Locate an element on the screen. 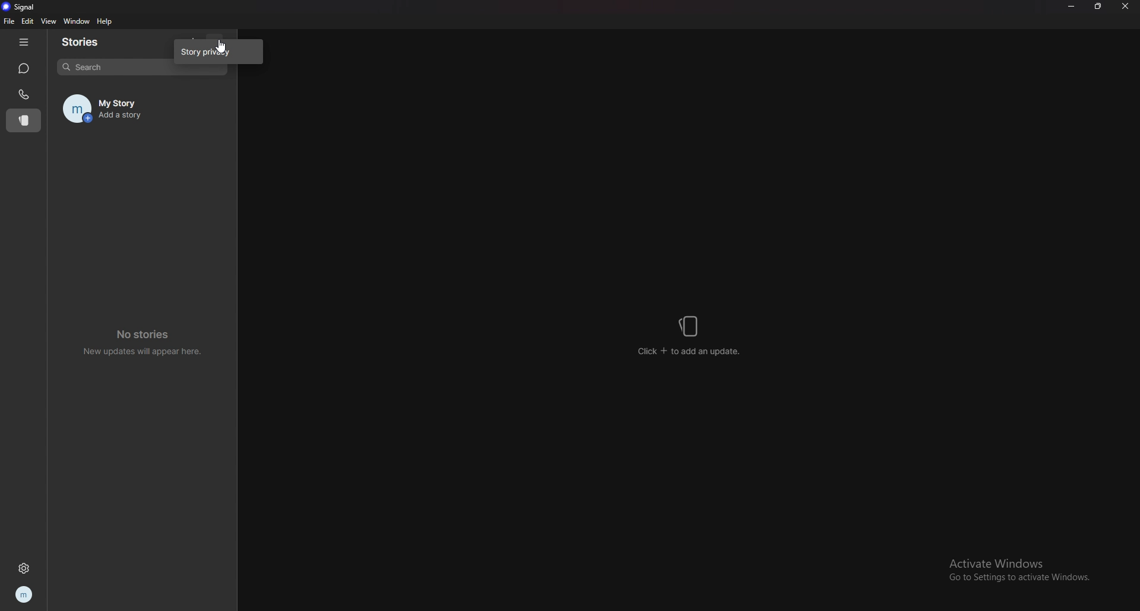 The image size is (1140, 611). stories is located at coordinates (25, 120).